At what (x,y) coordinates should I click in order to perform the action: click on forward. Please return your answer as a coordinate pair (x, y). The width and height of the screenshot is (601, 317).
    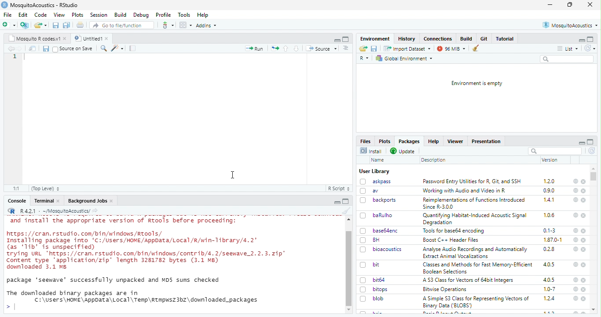
    Looking at the image, I should click on (20, 49).